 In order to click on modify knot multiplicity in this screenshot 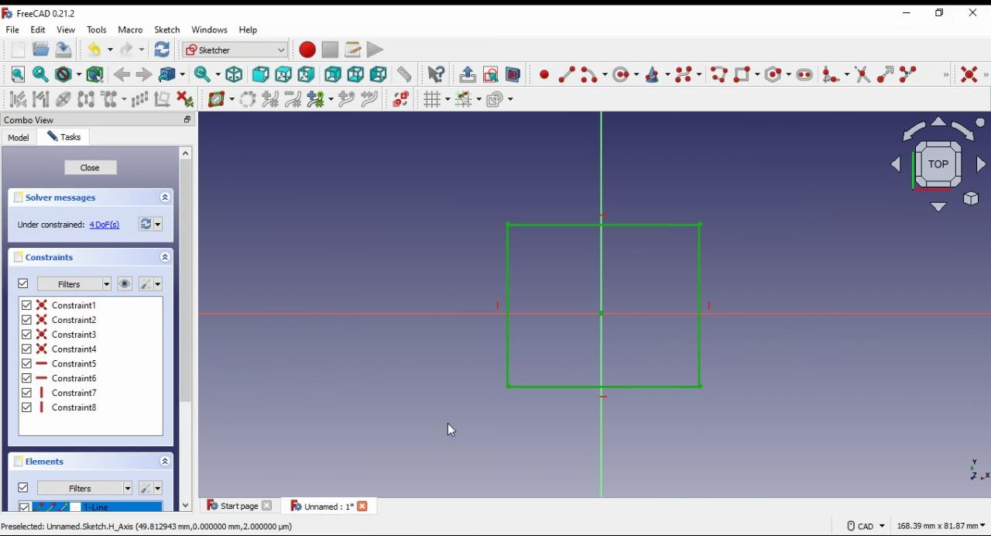, I will do `click(320, 98)`.